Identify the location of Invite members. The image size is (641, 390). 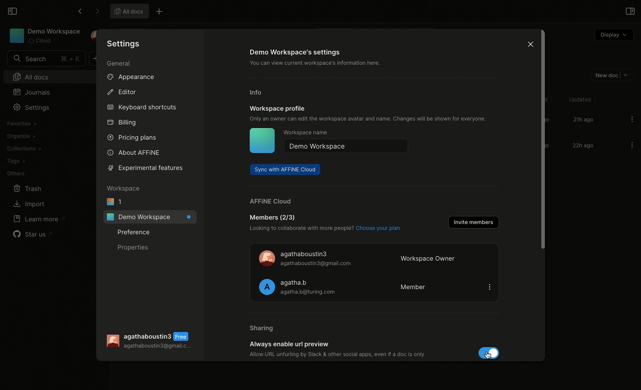
(472, 222).